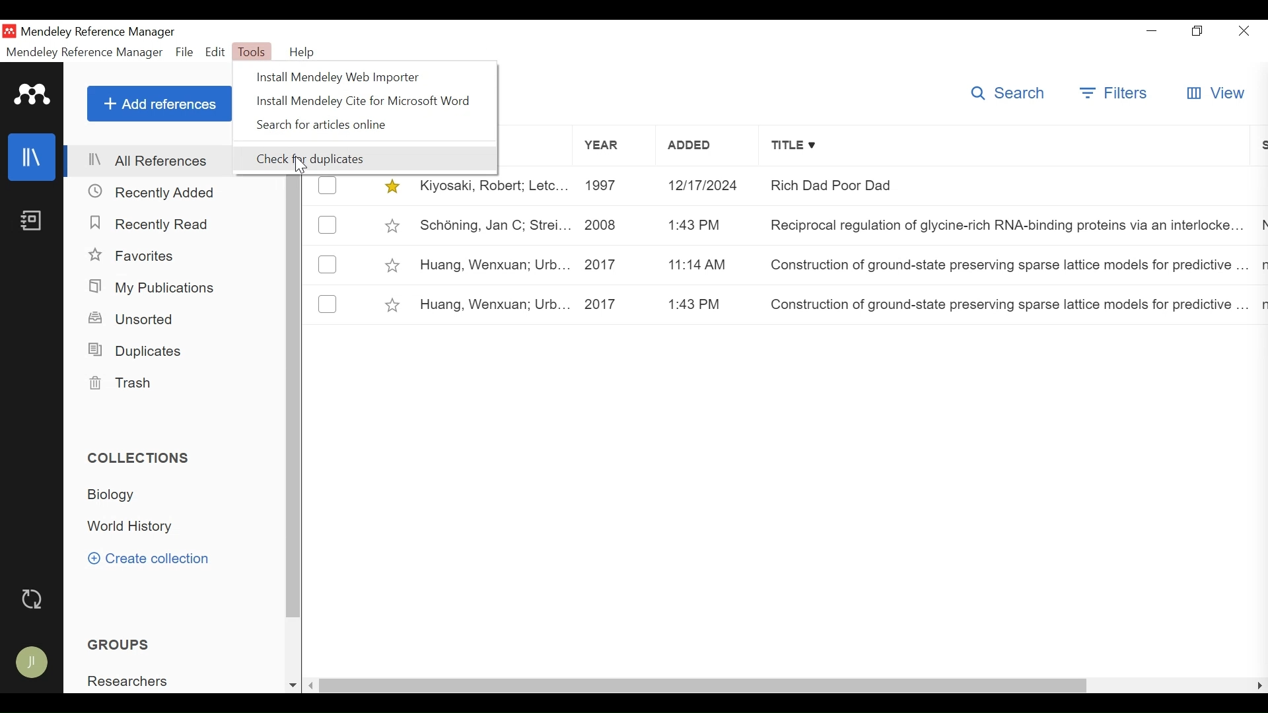 The width and height of the screenshot is (1268, 713). Describe the element at coordinates (116, 494) in the screenshot. I see `Collection` at that location.